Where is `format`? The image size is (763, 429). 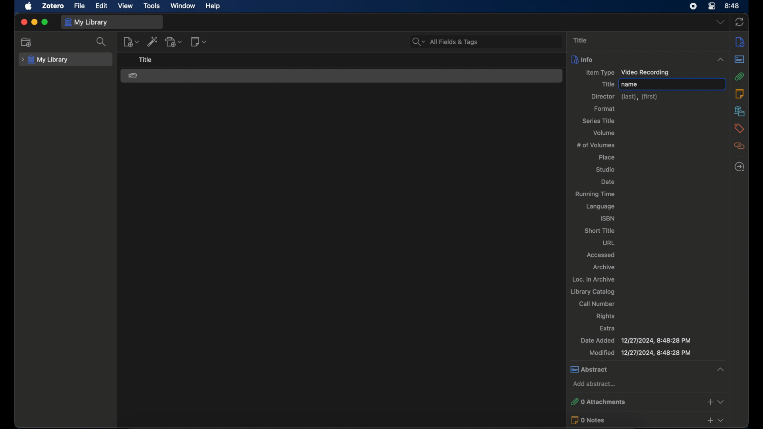
format is located at coordinates (605, 109).